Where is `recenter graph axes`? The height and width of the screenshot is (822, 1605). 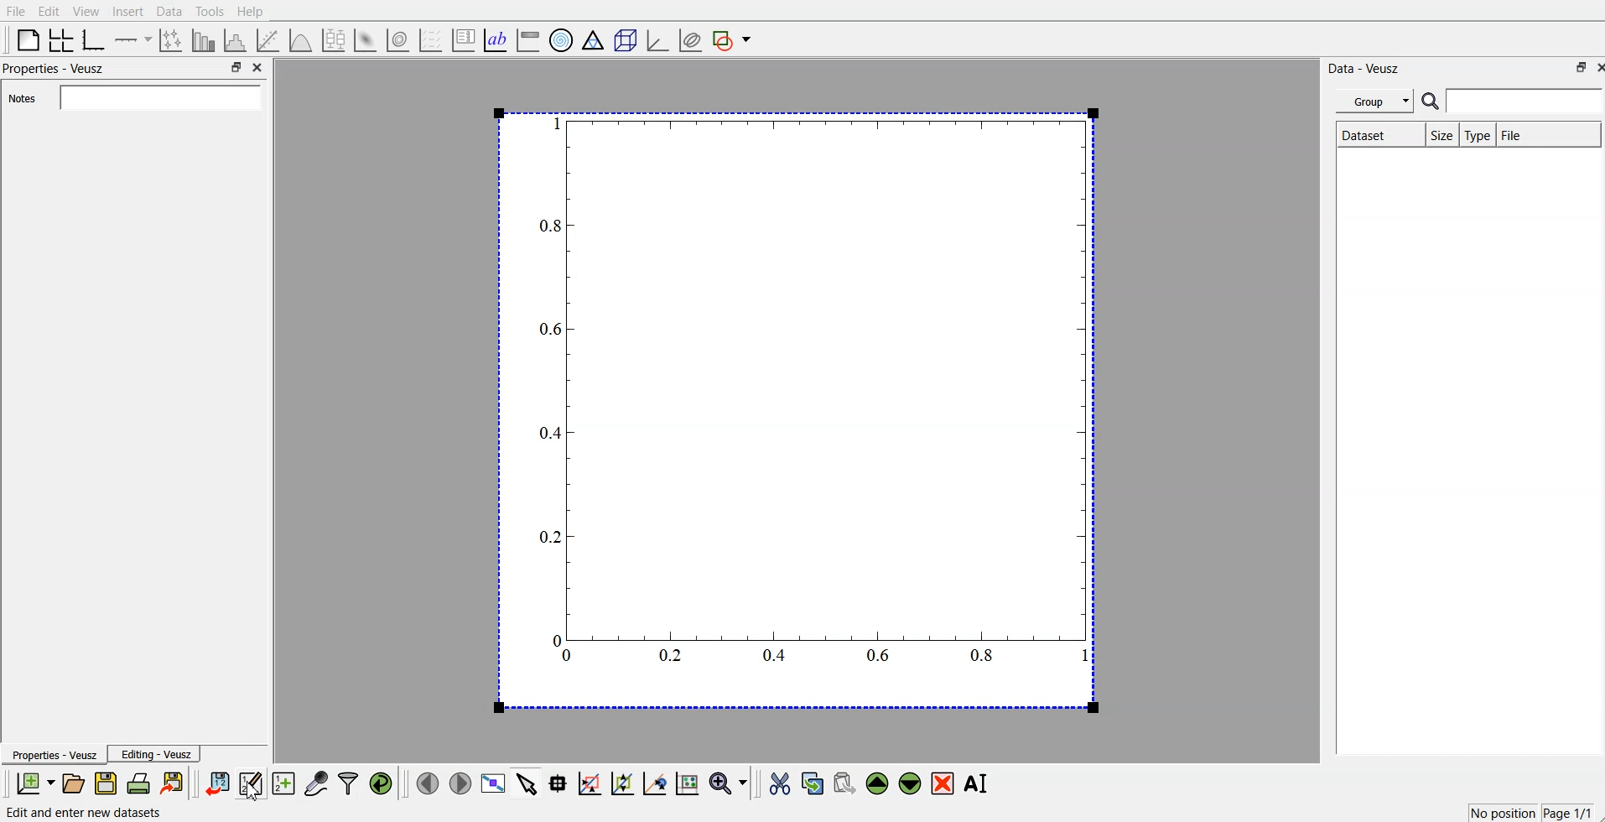
recenter graph axes is located at coordinates (654, 783).